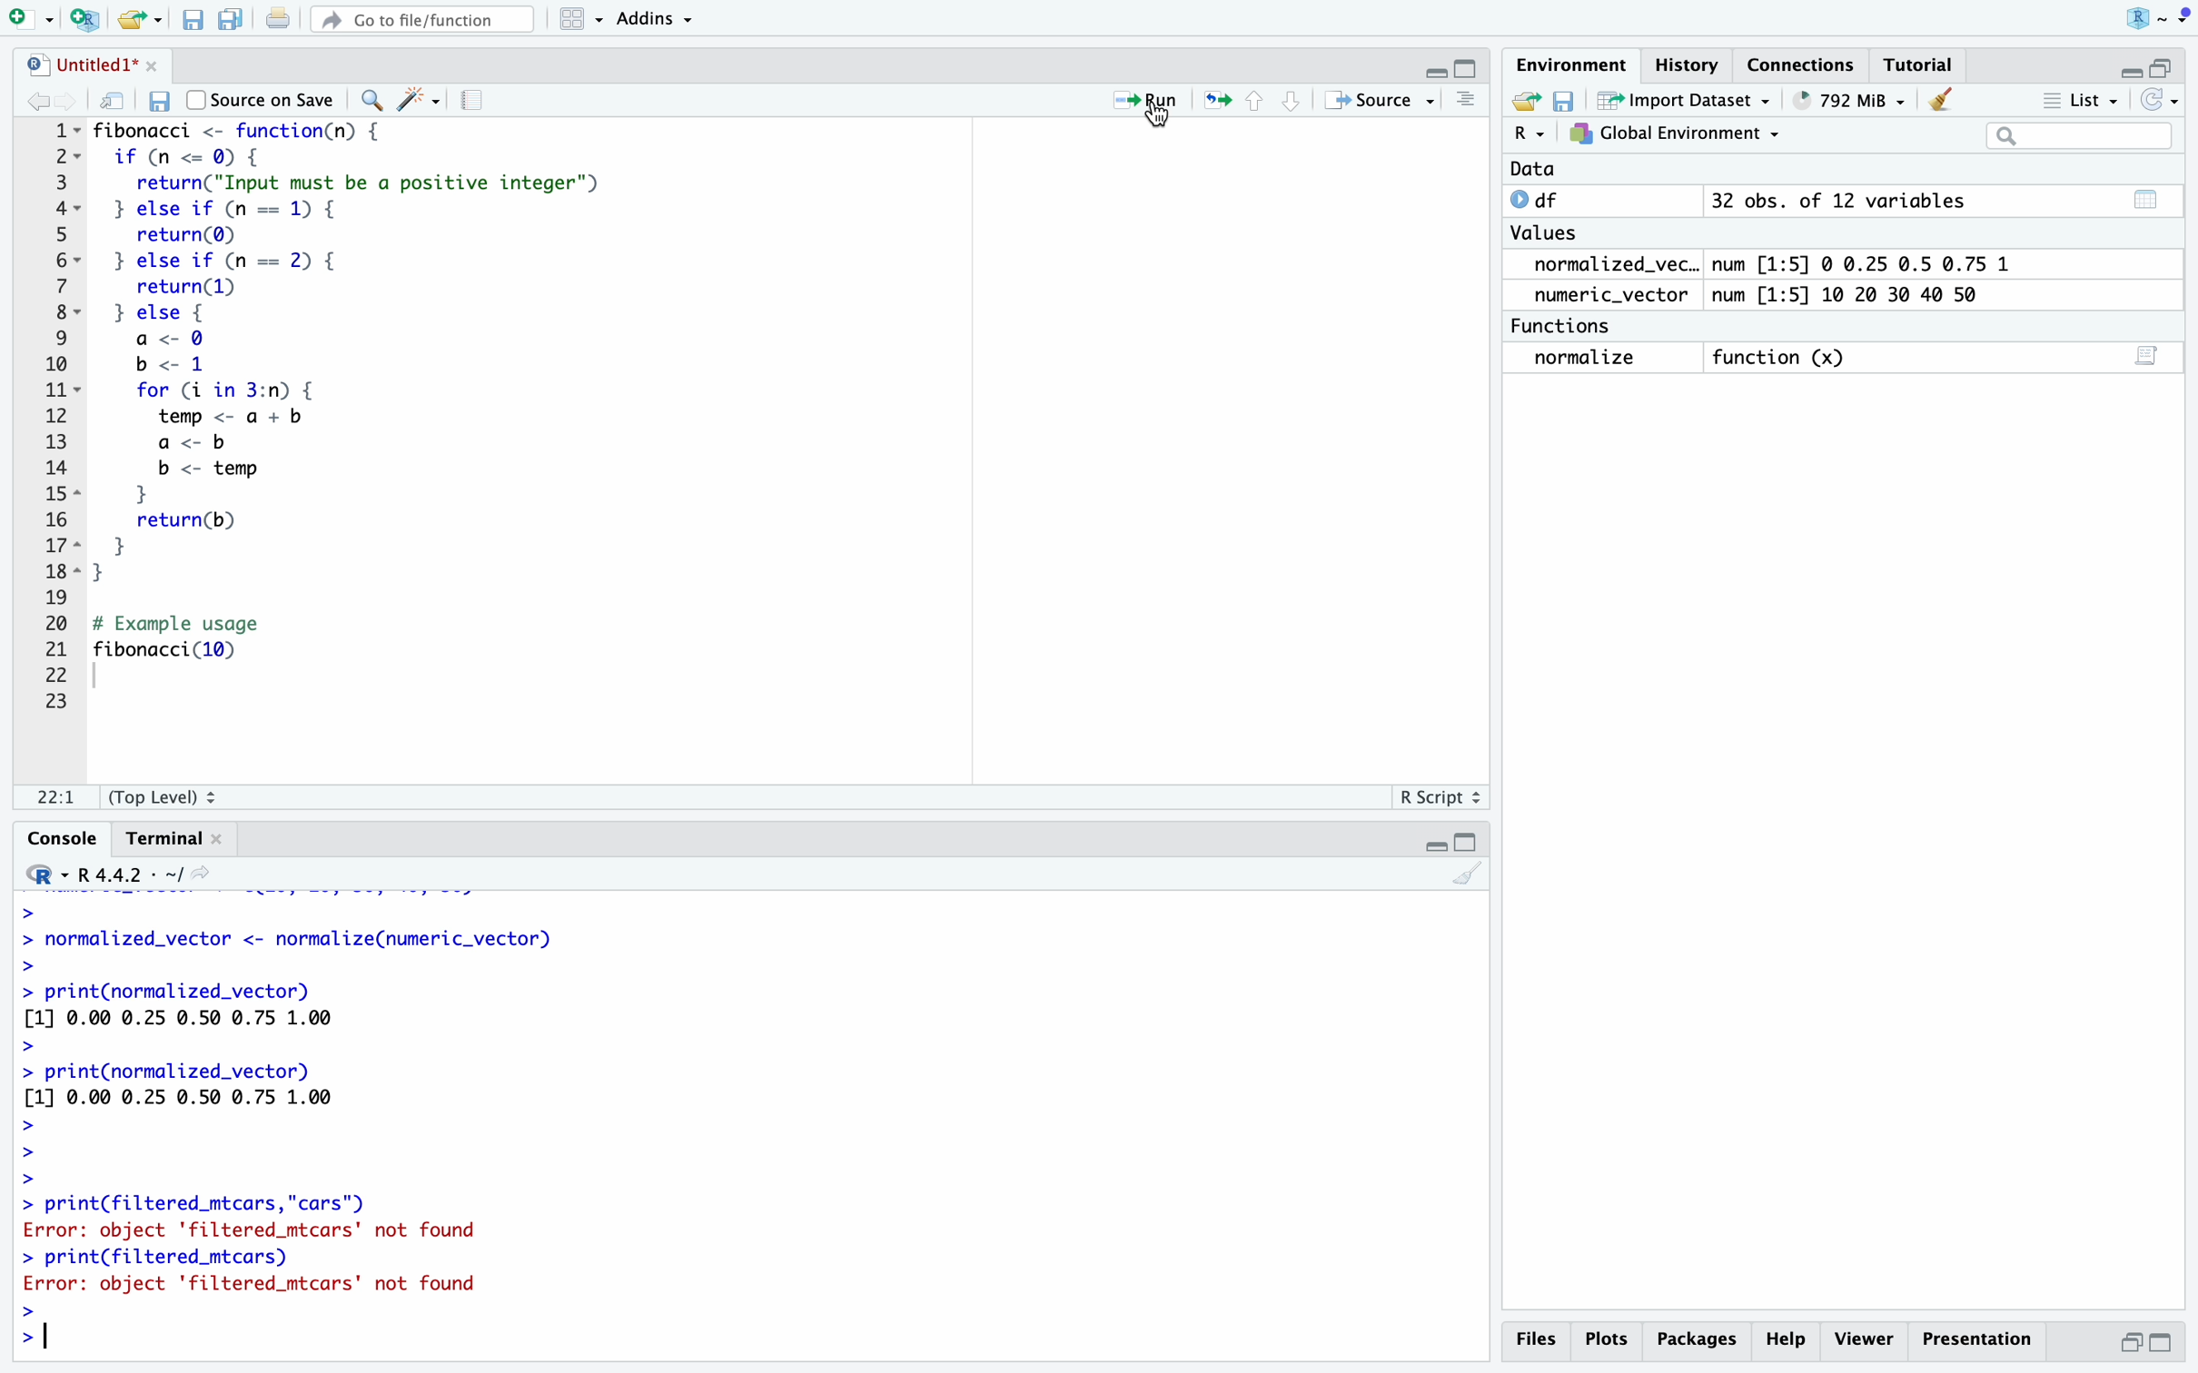 The height and width of the screenshot is (1373, 2198). What do you see at coordinates (1428, 838) in the screenshot?
I see `minimize` at bounding box center [1428, 838].